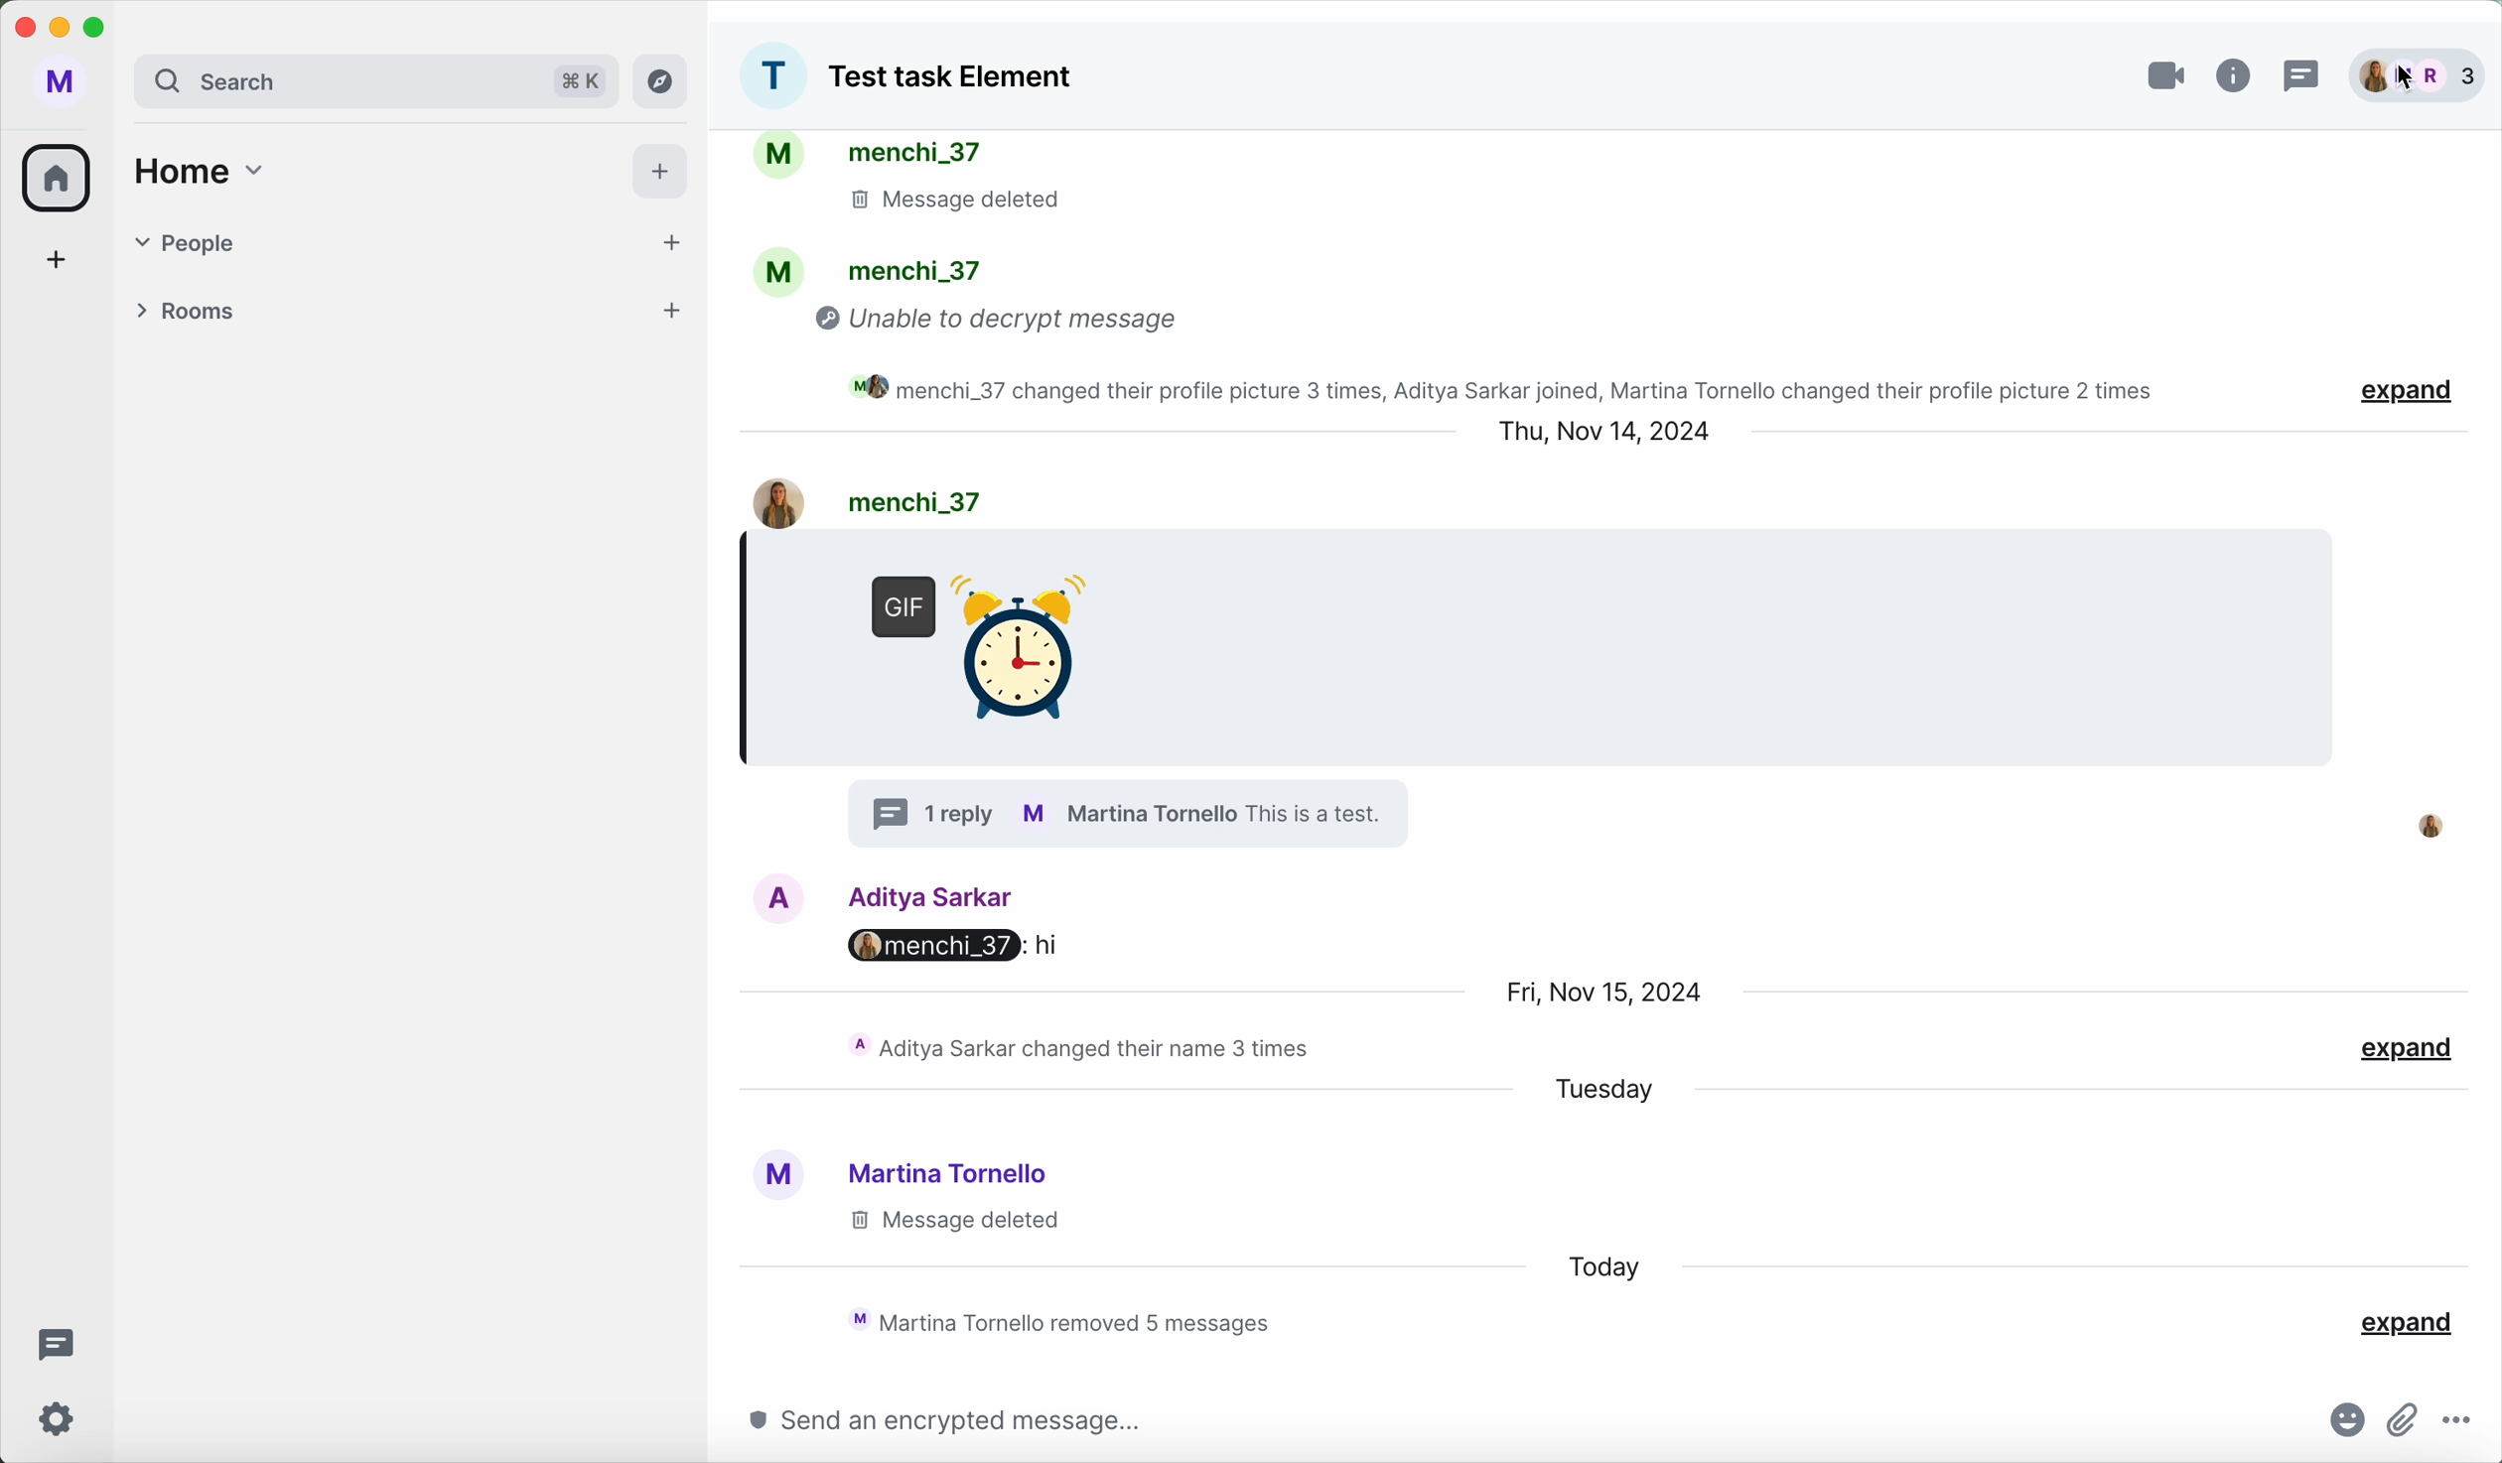 Image resolution: width=2502 pixels, height=1463 pixels. Describe the element at coordinates (1607, 992) in the screenshot. I see `date` at that location.